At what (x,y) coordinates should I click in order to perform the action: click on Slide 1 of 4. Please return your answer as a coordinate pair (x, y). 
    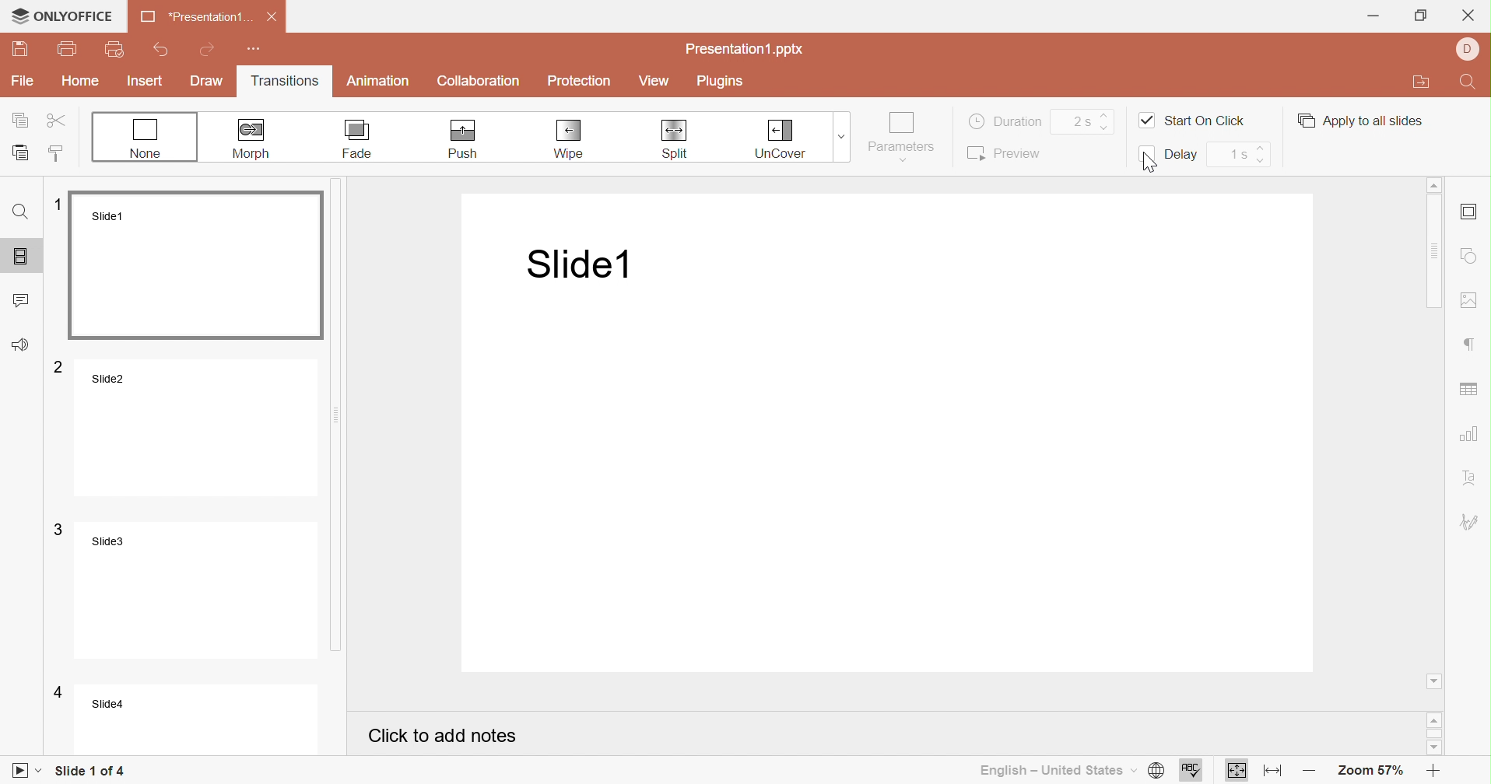
    Looking at the image, I should click on (92, 770).